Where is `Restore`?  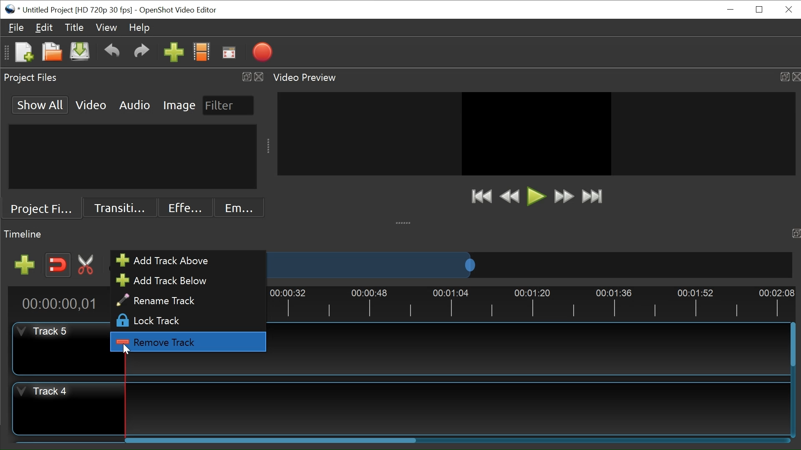 Restore is located at coordinates (758, 10).